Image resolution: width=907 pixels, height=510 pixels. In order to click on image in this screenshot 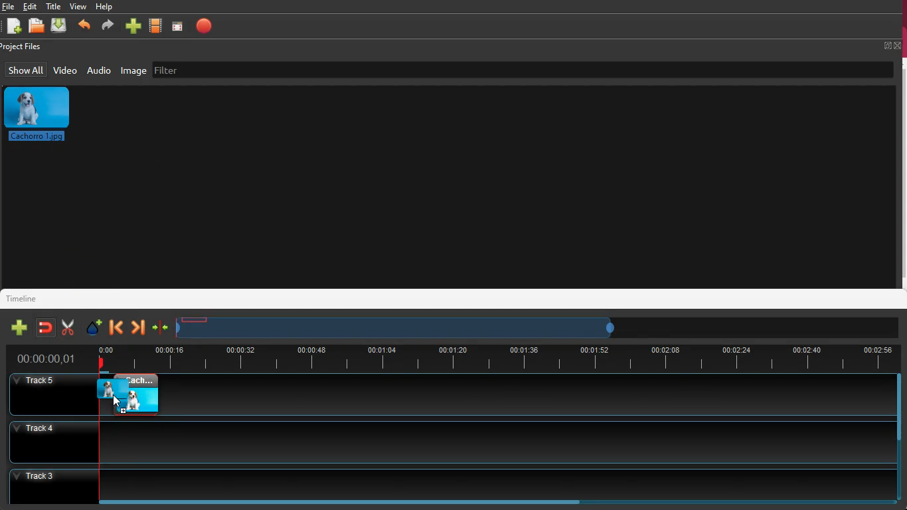, I will do `click(42, 114)`.